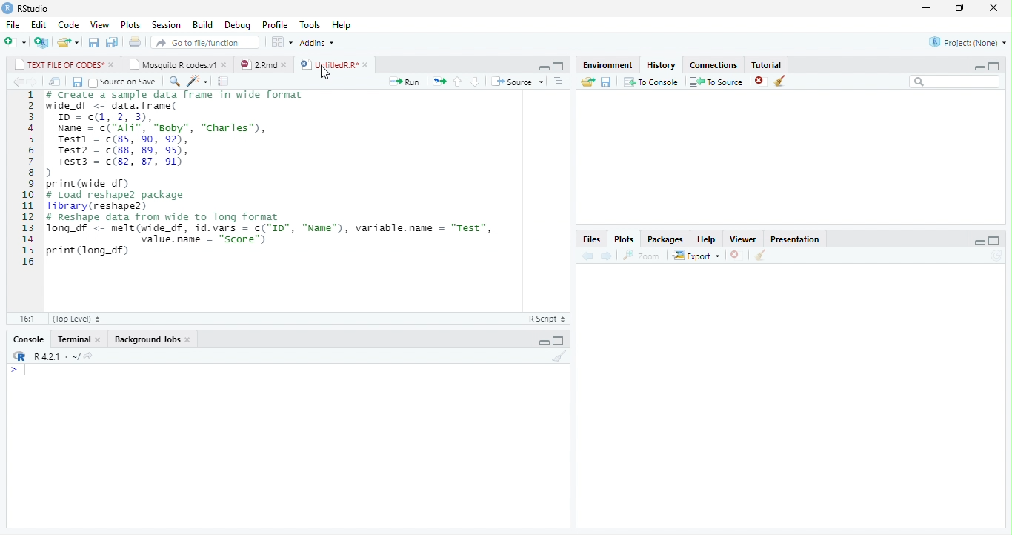  Describe the element at coordinates (959, 8) in the screenshot. I see `resize` at that location.